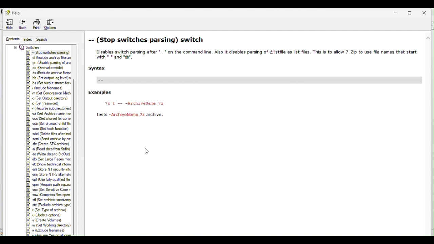 This screenshot has width=434, height=244. What do you see at coordinates (410, 13) in the screenshot?
I see `Restore` at bounding box center [410, 13].